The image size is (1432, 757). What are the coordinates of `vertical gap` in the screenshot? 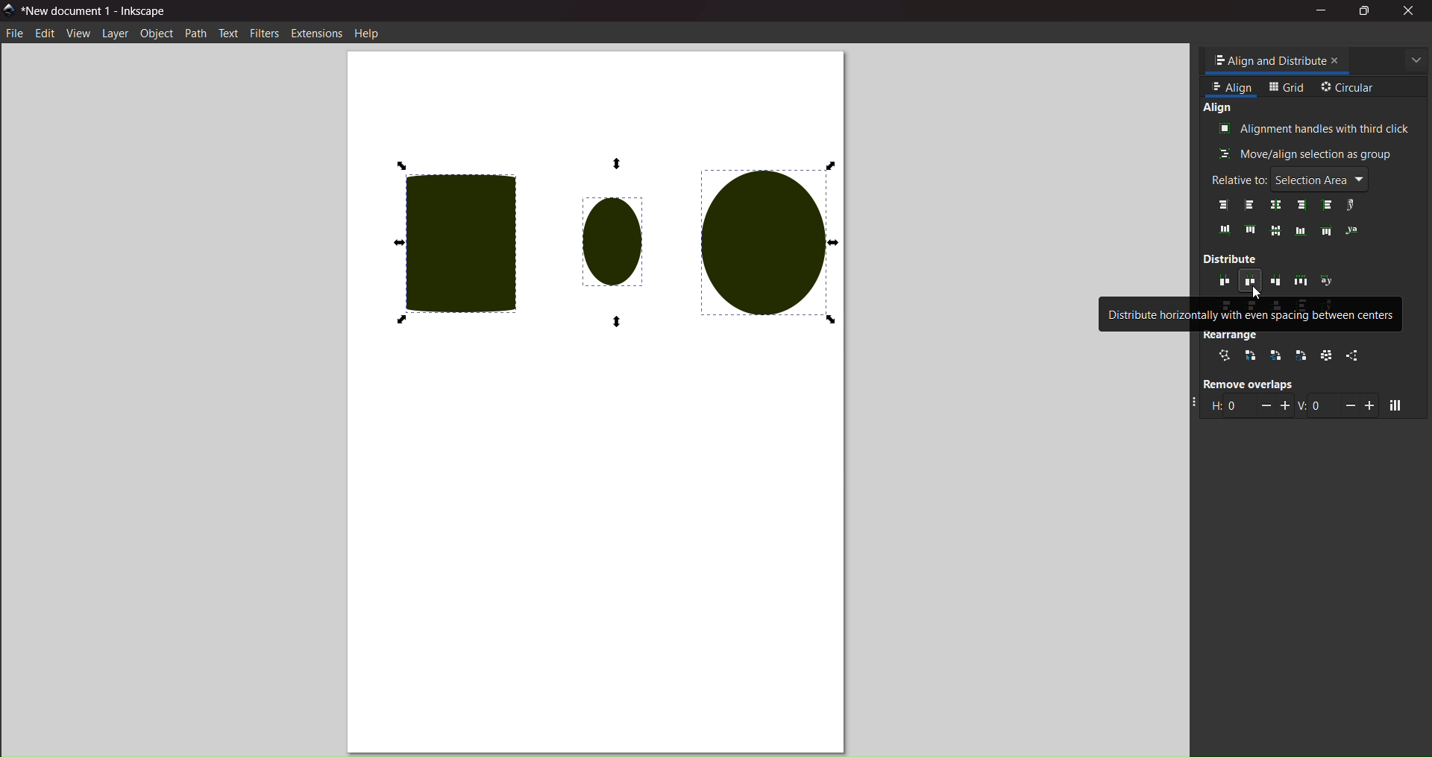 It's located at (1338, 405).